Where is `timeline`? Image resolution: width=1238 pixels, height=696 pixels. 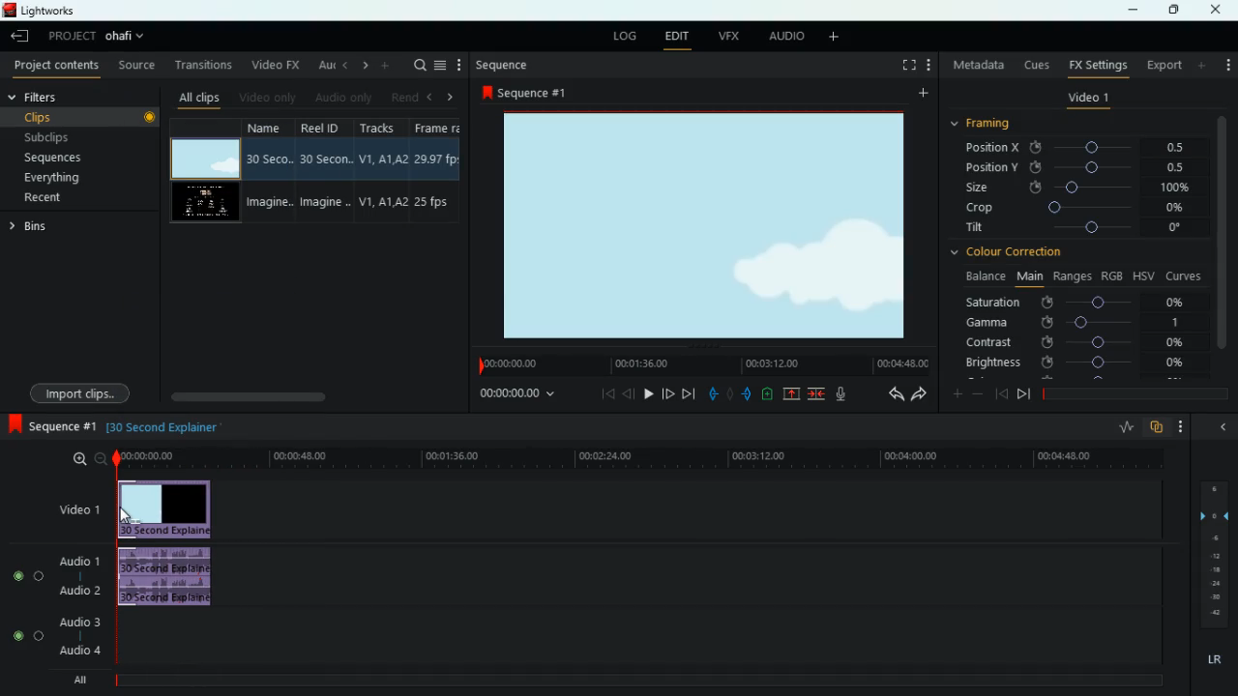
timeline is located at coordinates (1133, 393).